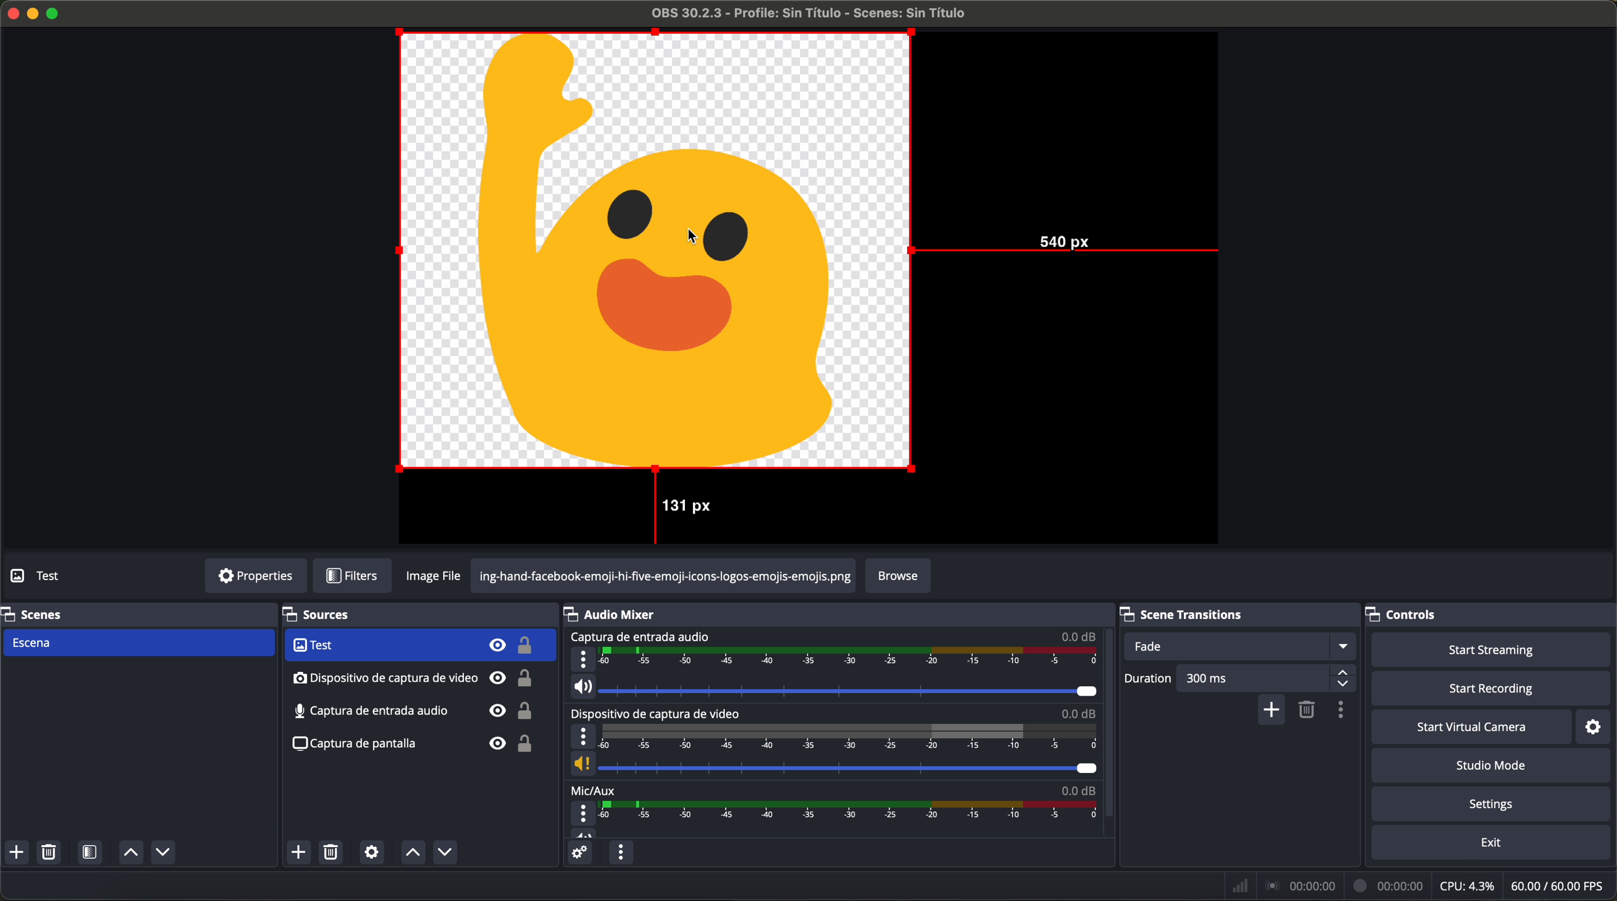 The image size is (1617, 901). Describe the element at coordinates (832, 764) in the screenshot. I see `vol` at that location.